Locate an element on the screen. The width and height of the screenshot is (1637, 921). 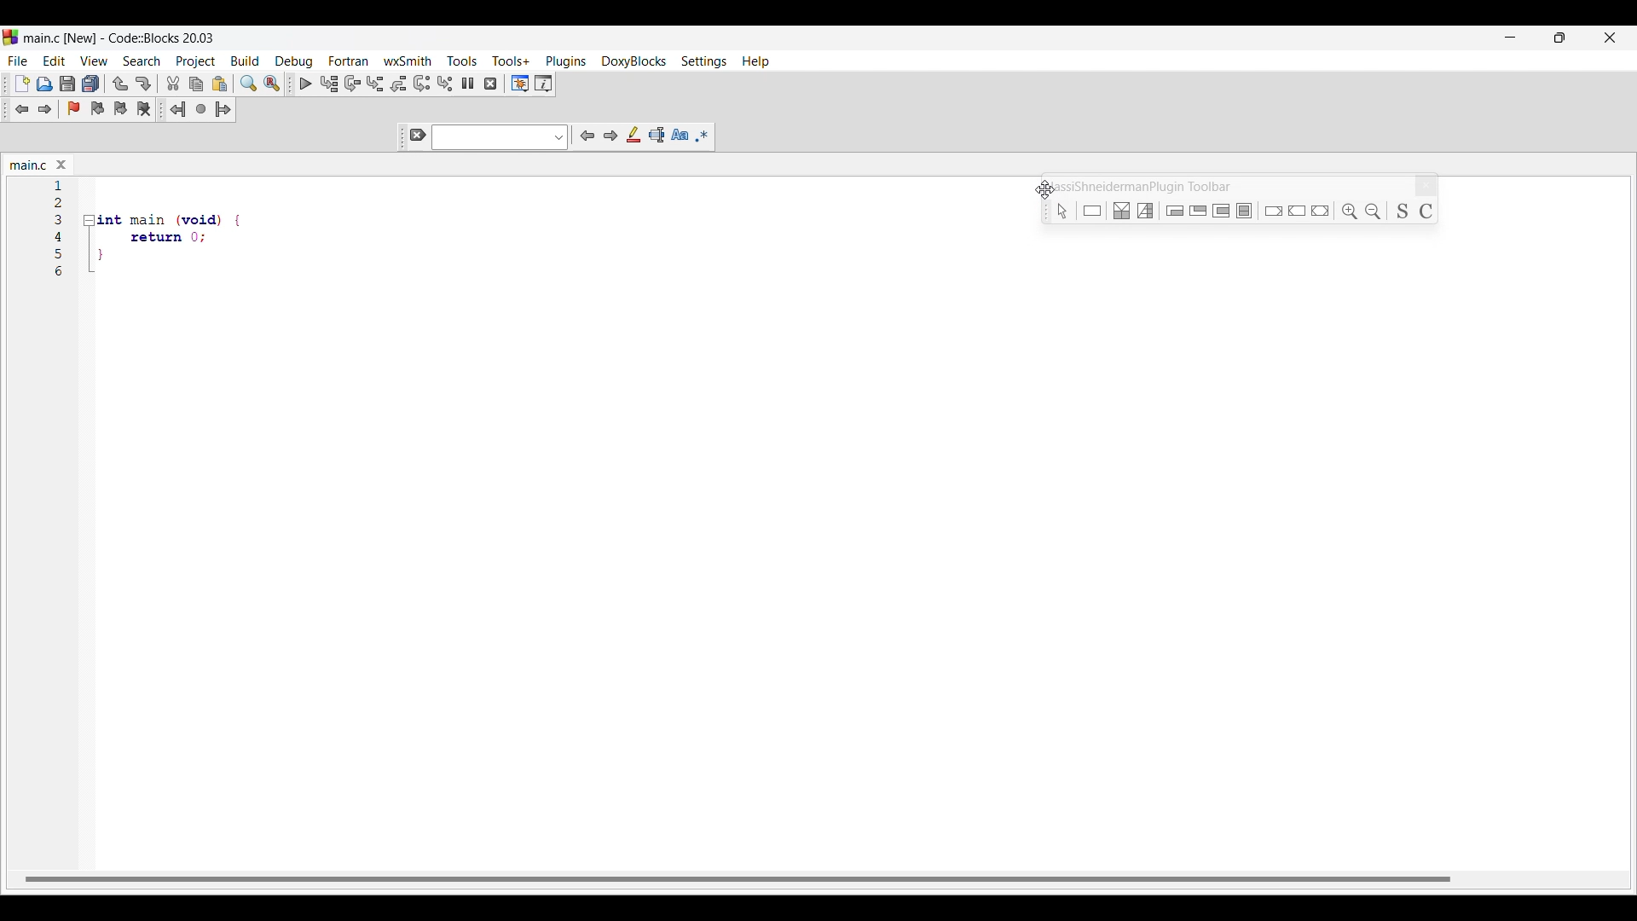
Redo is located at coordinates (143, 84).